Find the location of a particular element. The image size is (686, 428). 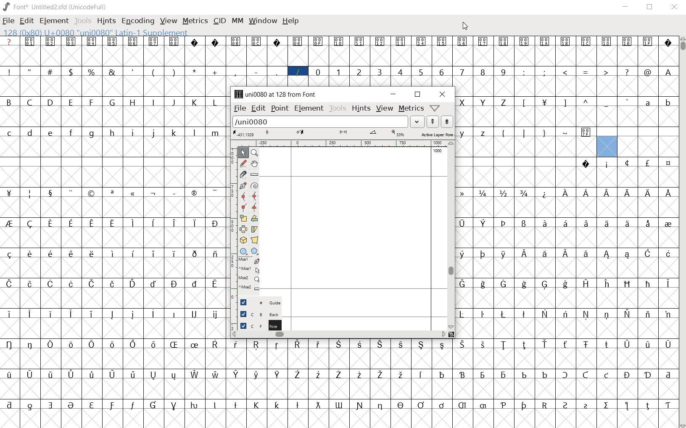

glyph is located at coordinates (112, 41).